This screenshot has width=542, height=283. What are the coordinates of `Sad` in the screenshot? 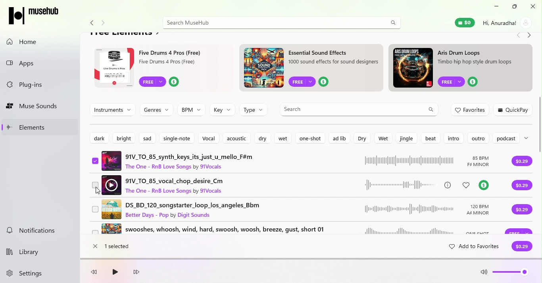 It's located at (149, 137).